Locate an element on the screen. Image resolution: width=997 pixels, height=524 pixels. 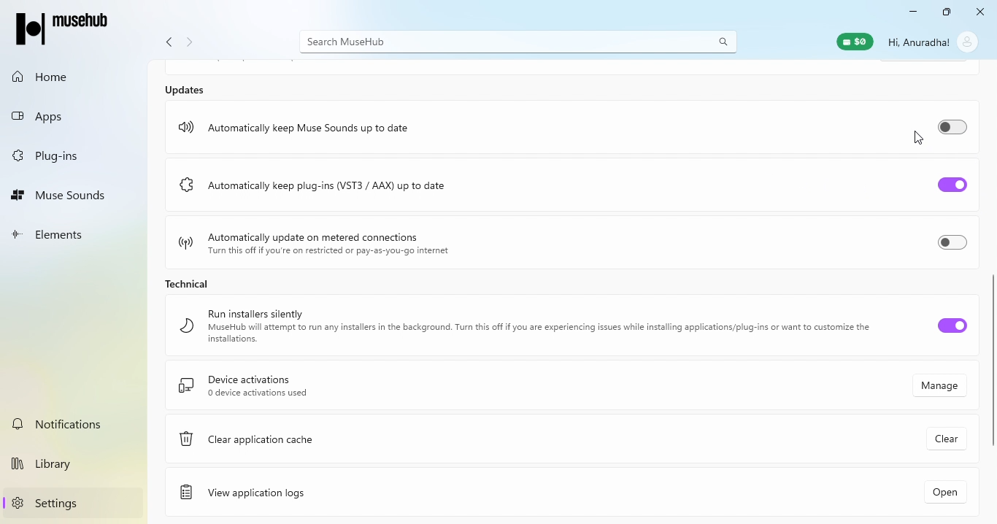
Toggle is located at coordinates (950, 330).